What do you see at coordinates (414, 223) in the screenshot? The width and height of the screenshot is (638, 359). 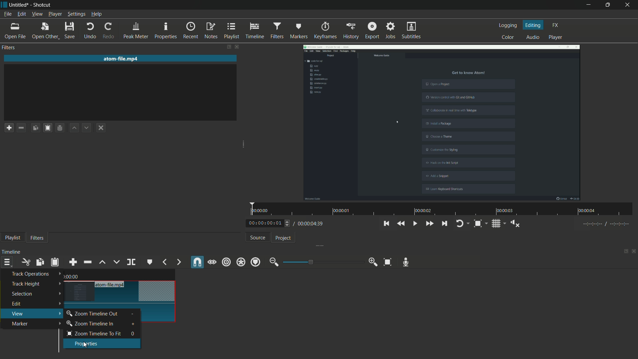 I see `toggle play or pause` at bounding box center [414, 223].